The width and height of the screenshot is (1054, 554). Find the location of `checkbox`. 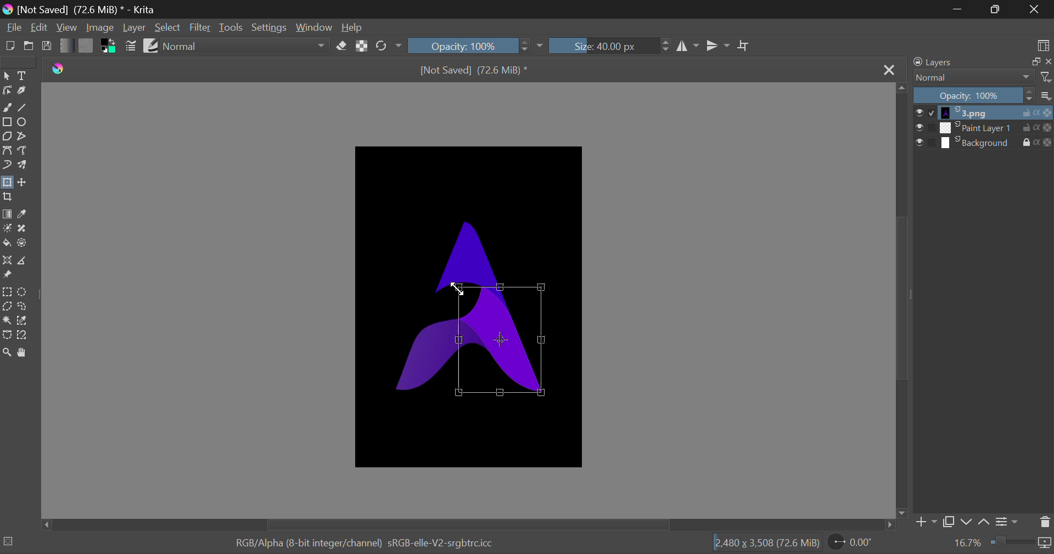

checkbox is located at coordinates (924, 128).